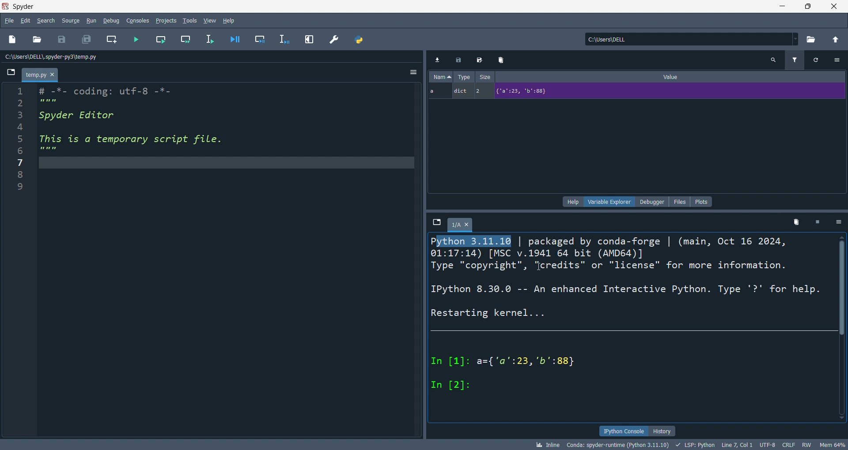 The height and width of the screenshot is (450, 848). What do you see at coordinates (476, 242) in the screenshot?
I see `selected text: ython 3.11.10` at bounding box center [476, 242].